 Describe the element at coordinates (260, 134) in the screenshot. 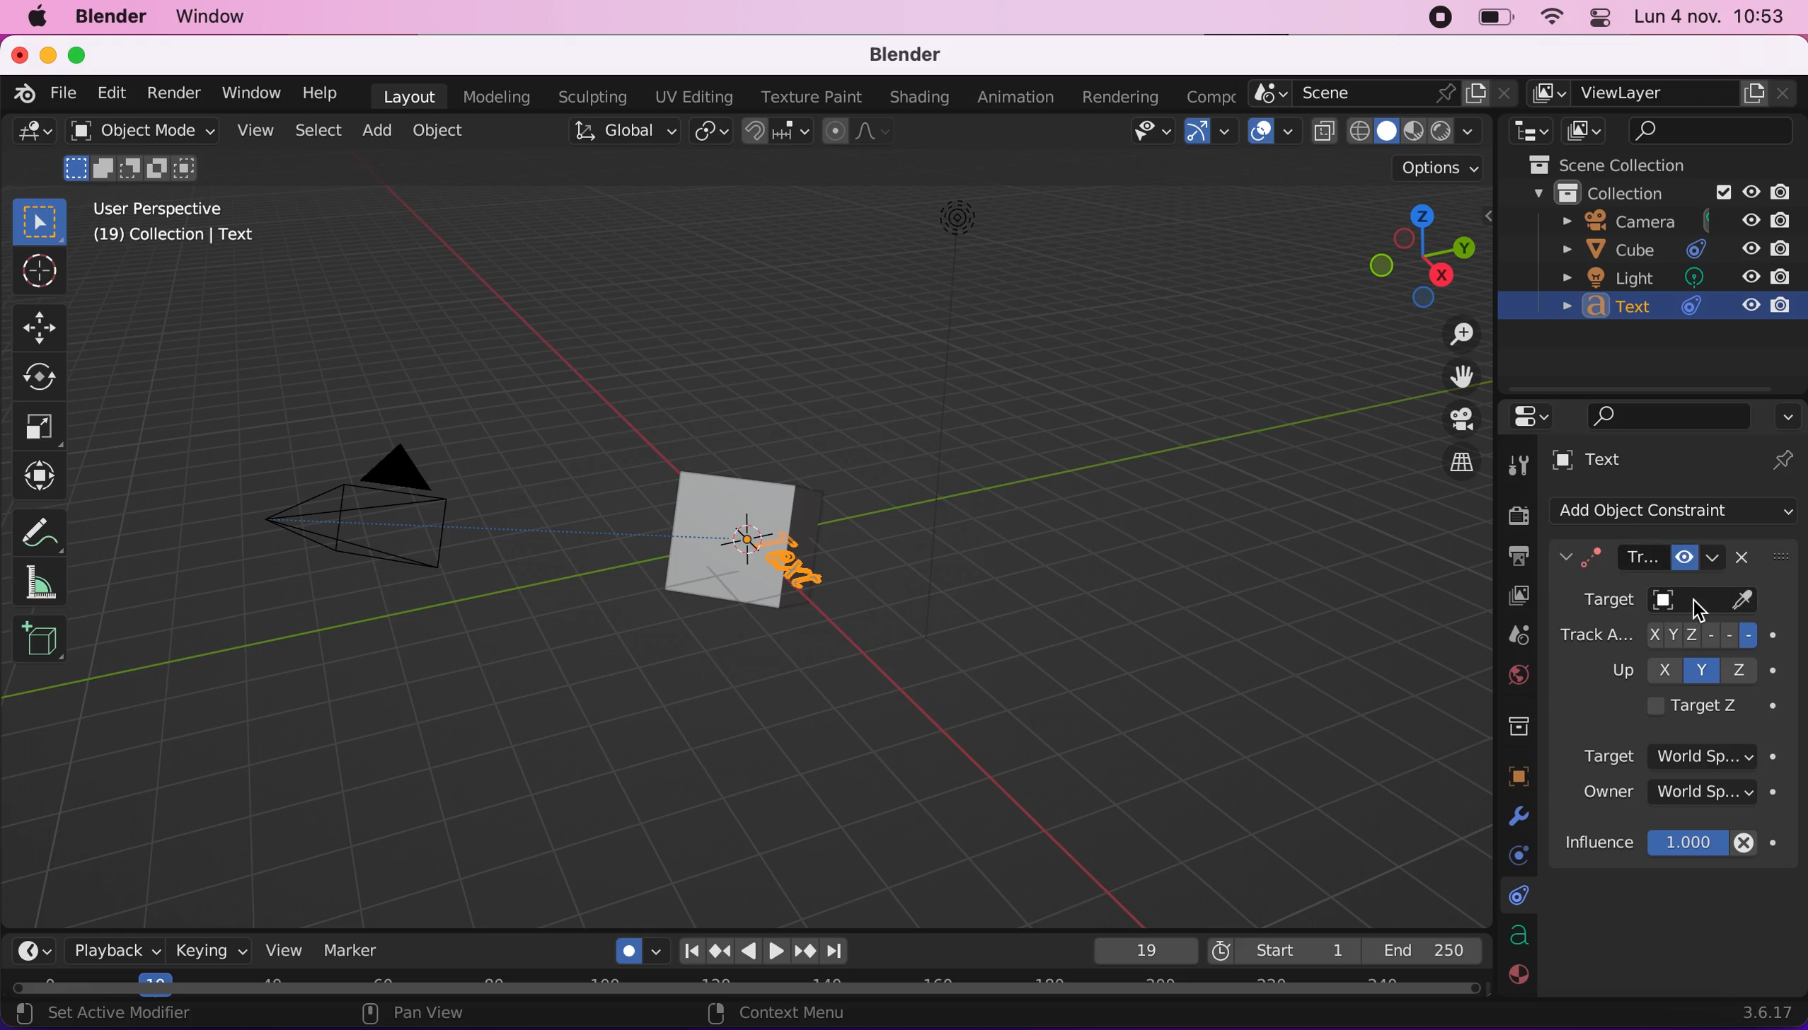

I see `view` at that location.